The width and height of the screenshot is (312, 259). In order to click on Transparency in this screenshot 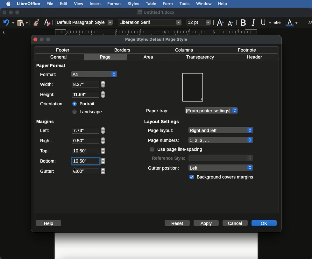, I will do `click(200, 57)`.